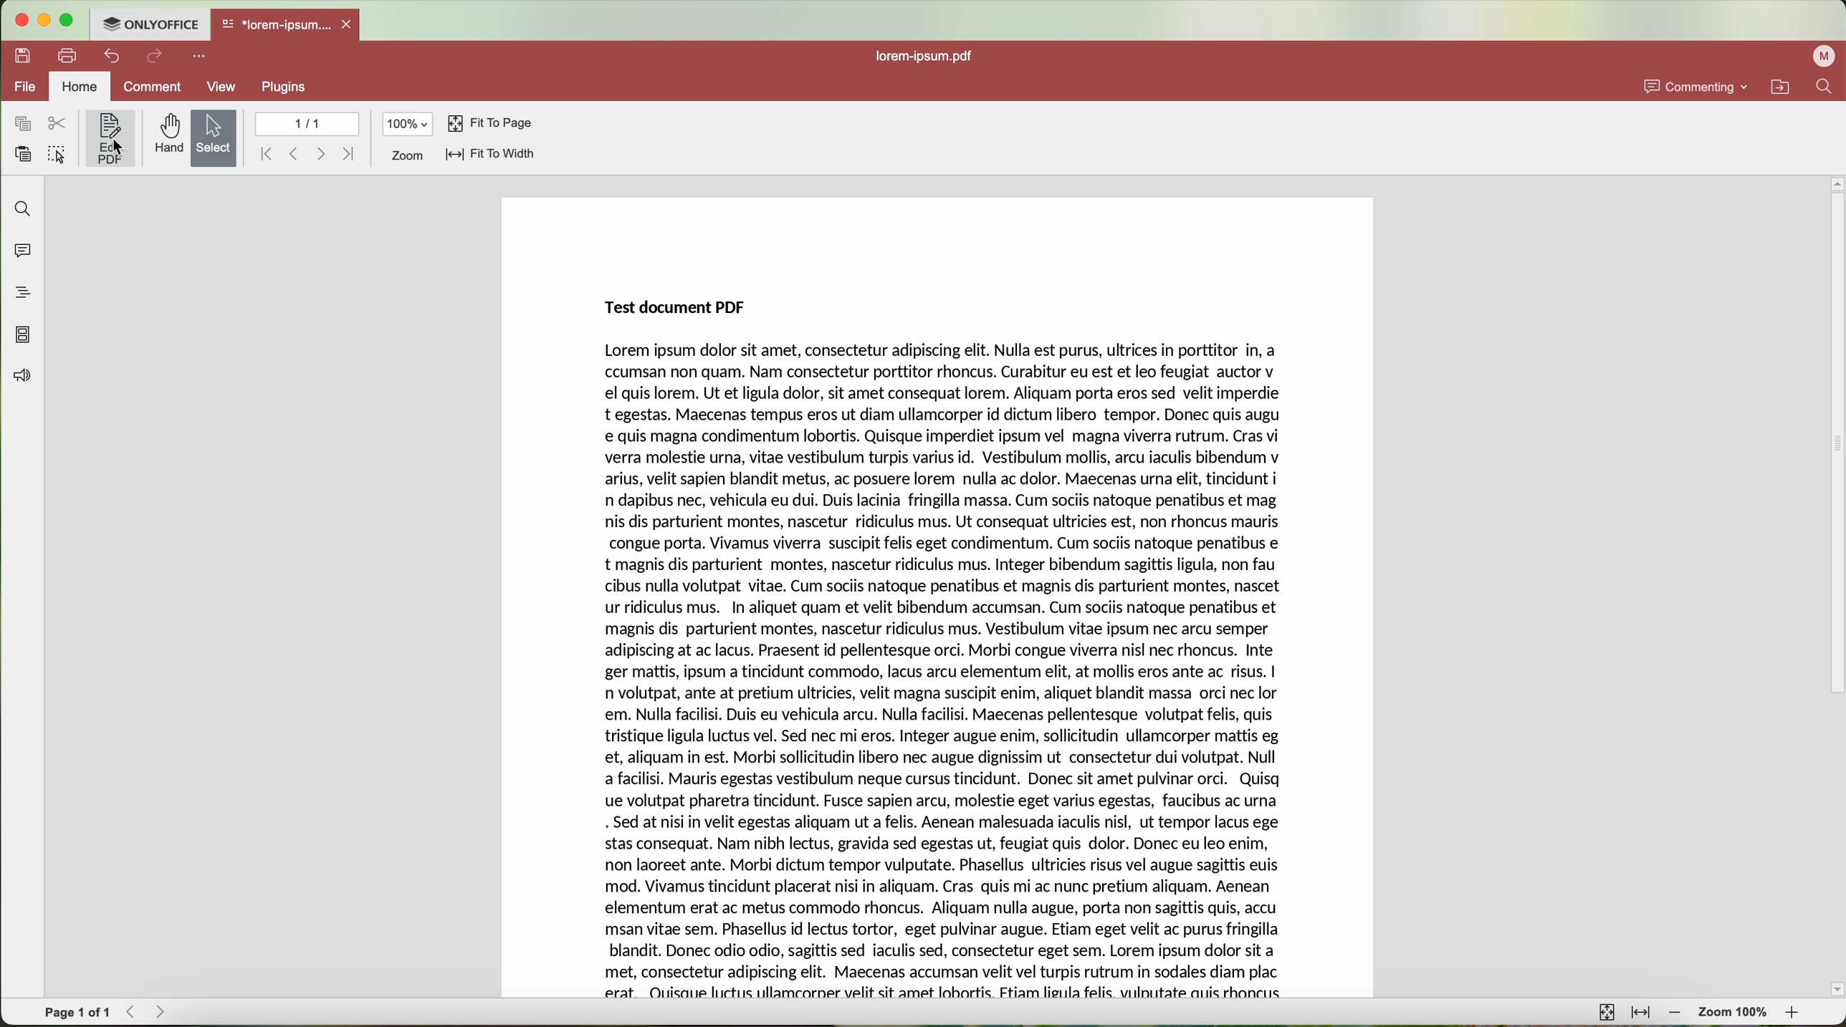  Describe the element at coordinates (285, 87) in the screenshot. I see `plugins` at that location.